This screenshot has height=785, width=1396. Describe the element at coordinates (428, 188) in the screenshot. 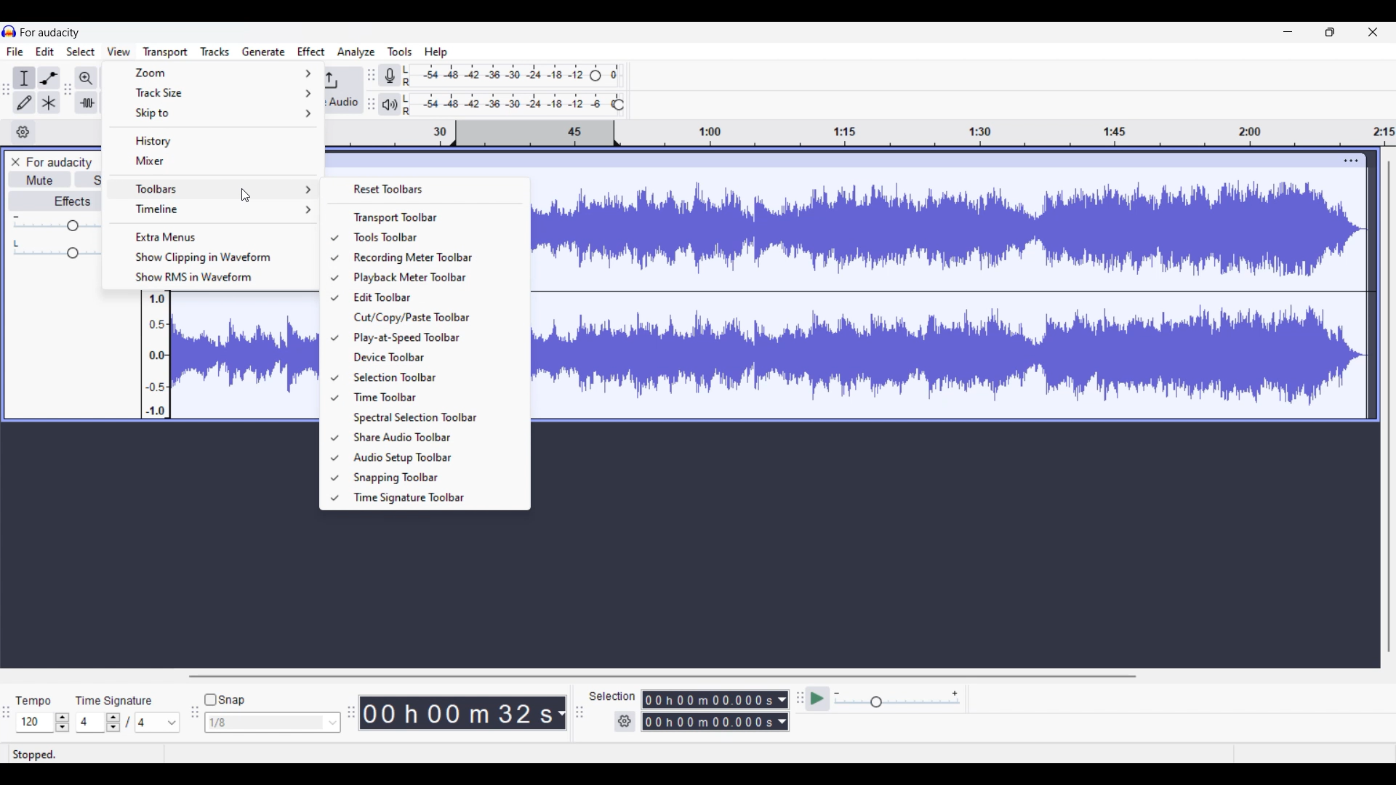

I see `Reset toolbars` at that location.